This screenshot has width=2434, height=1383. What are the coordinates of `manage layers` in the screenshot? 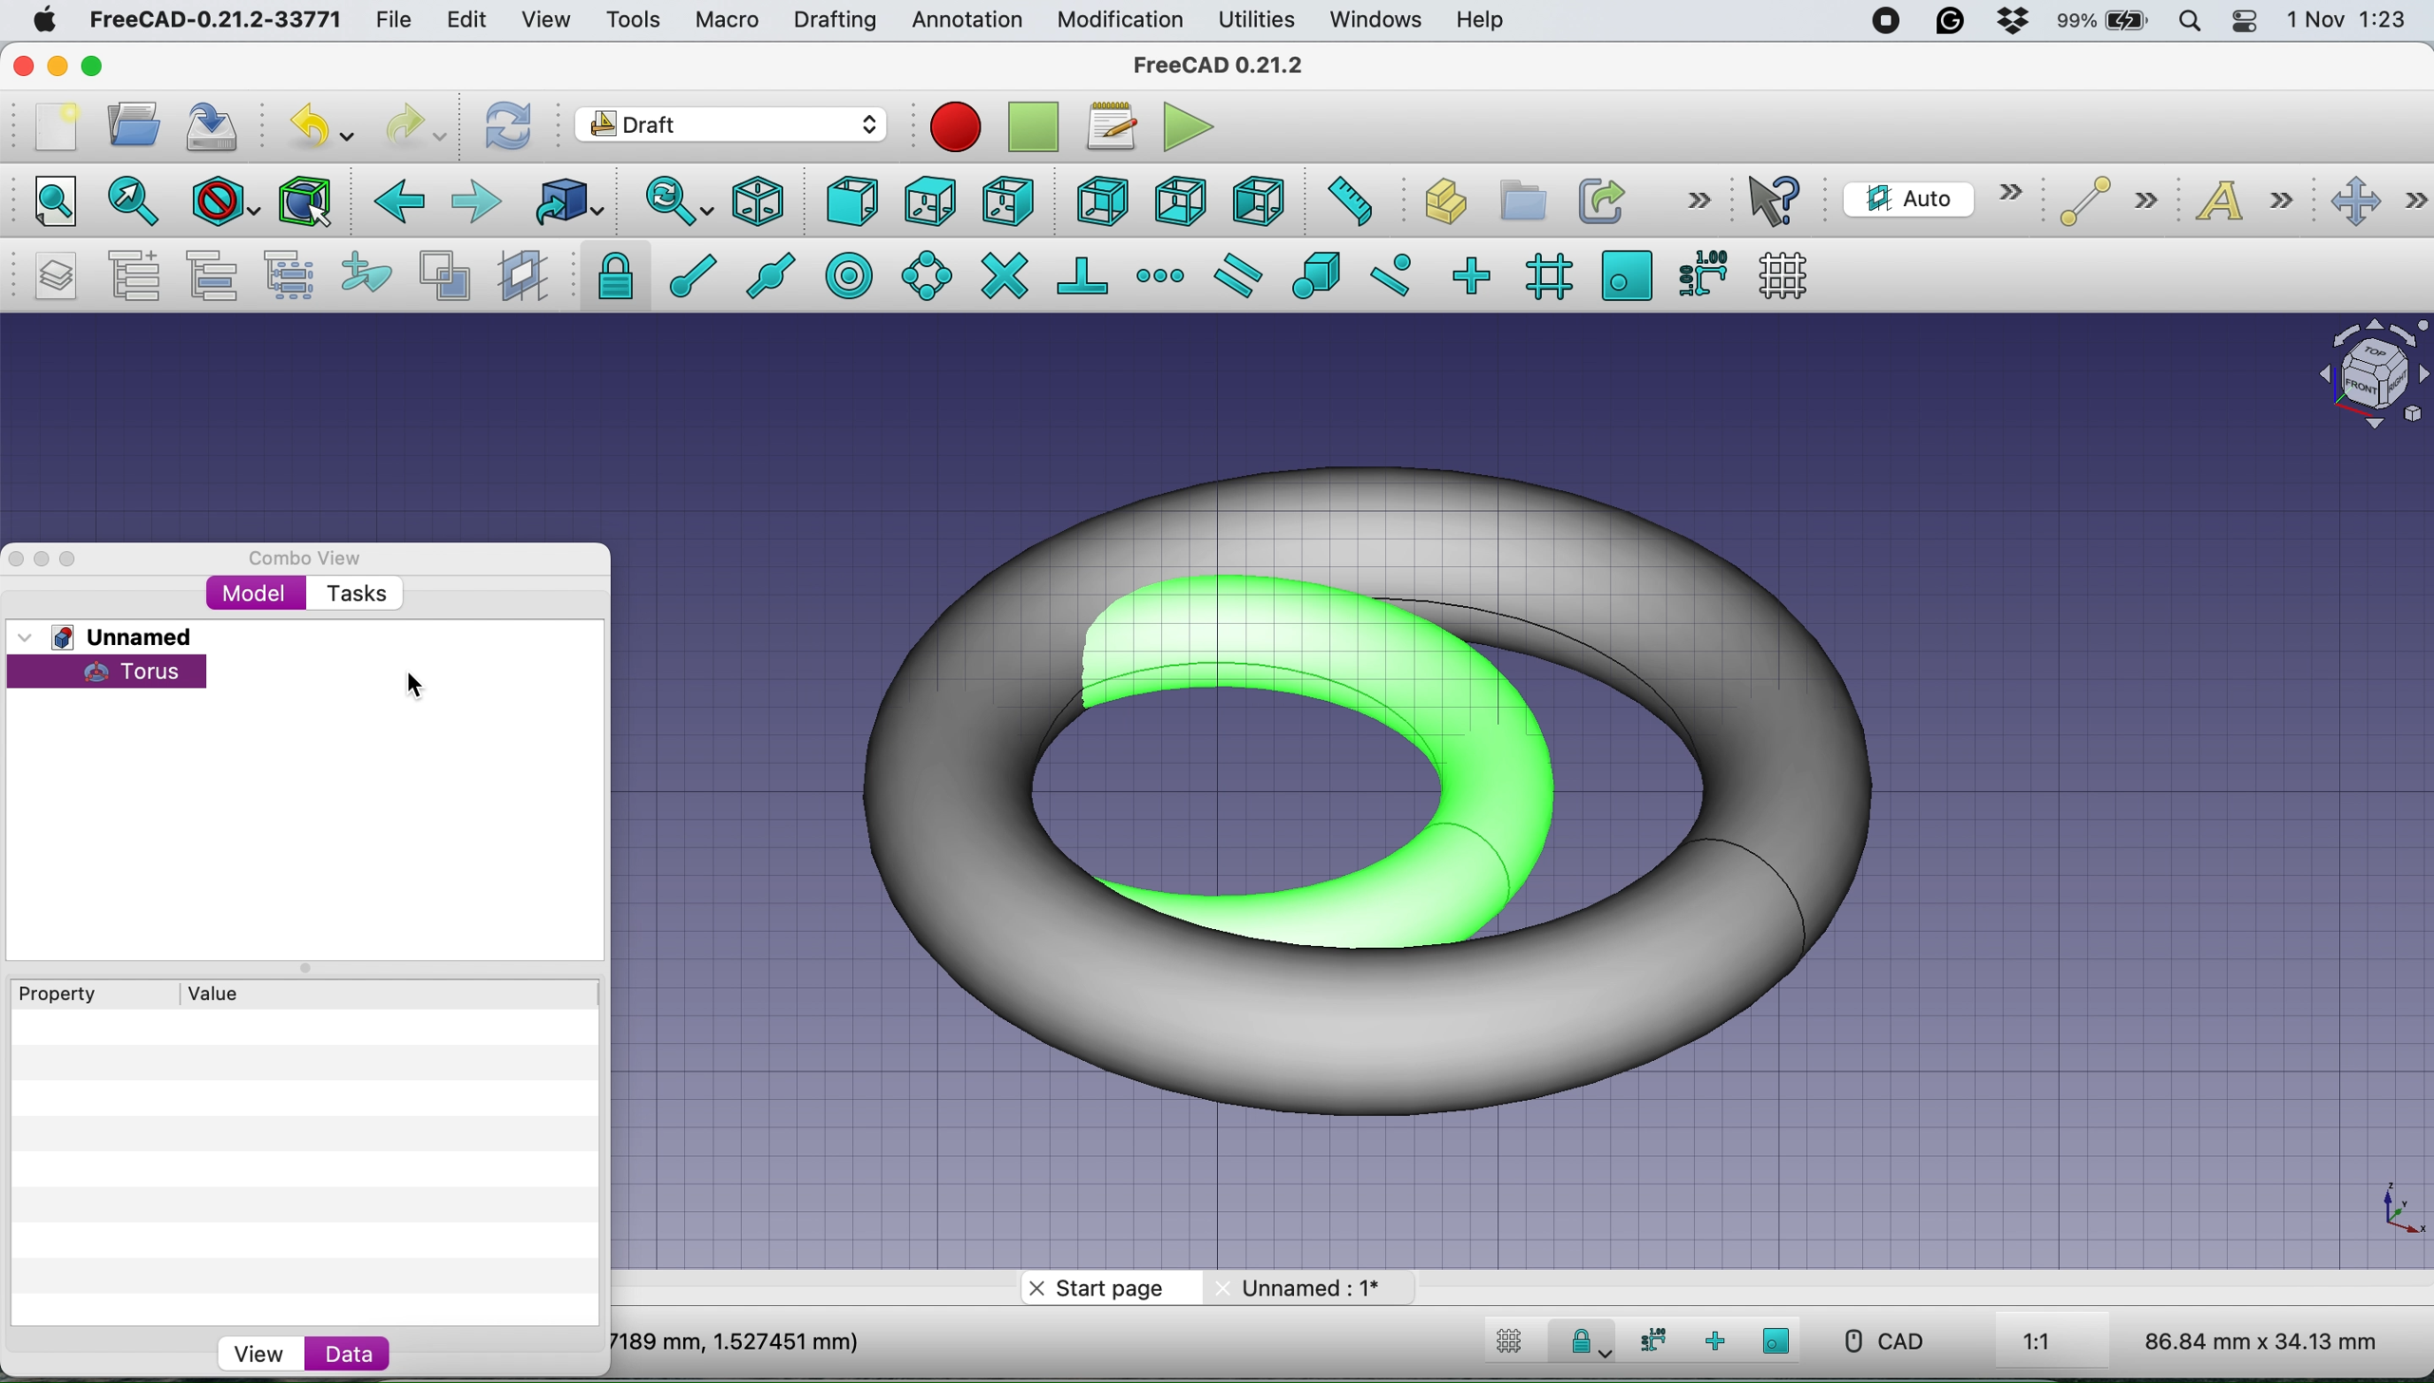 It's located at (60, 275).